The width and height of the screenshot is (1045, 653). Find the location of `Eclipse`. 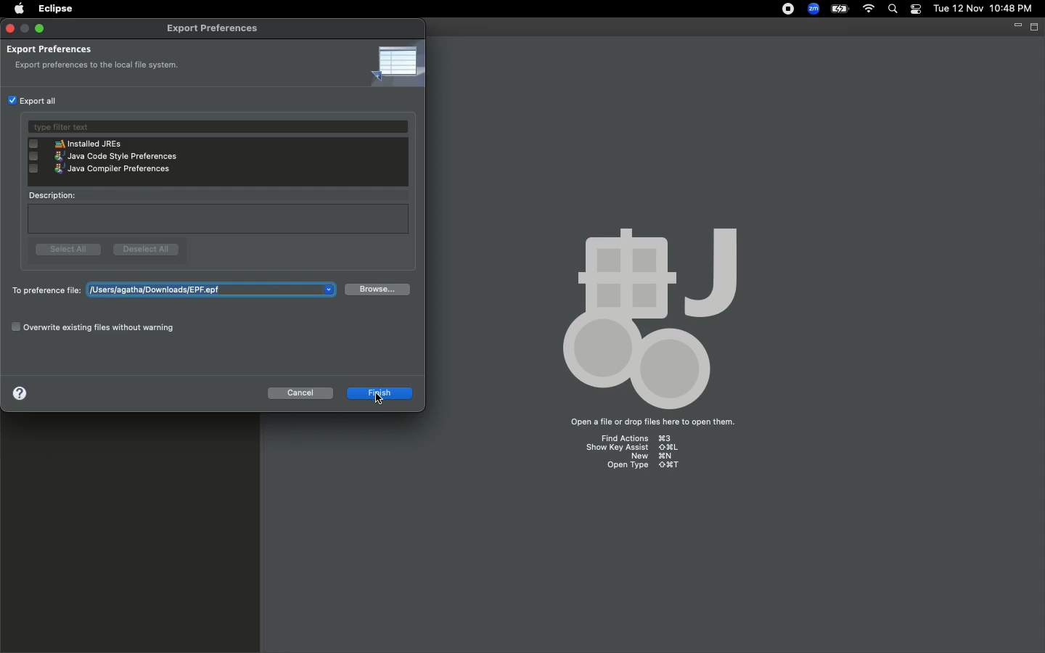

Eclipse is located at coordinates (57, 10).